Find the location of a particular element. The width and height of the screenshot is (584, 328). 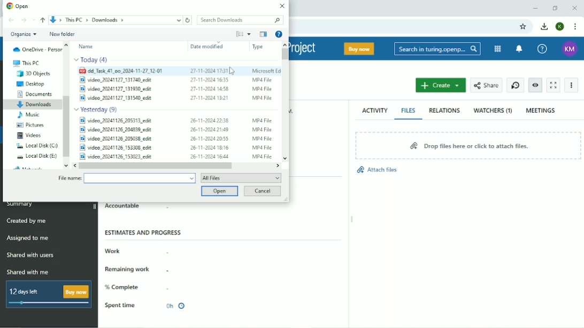

Search is located at coordinates (437, 48).